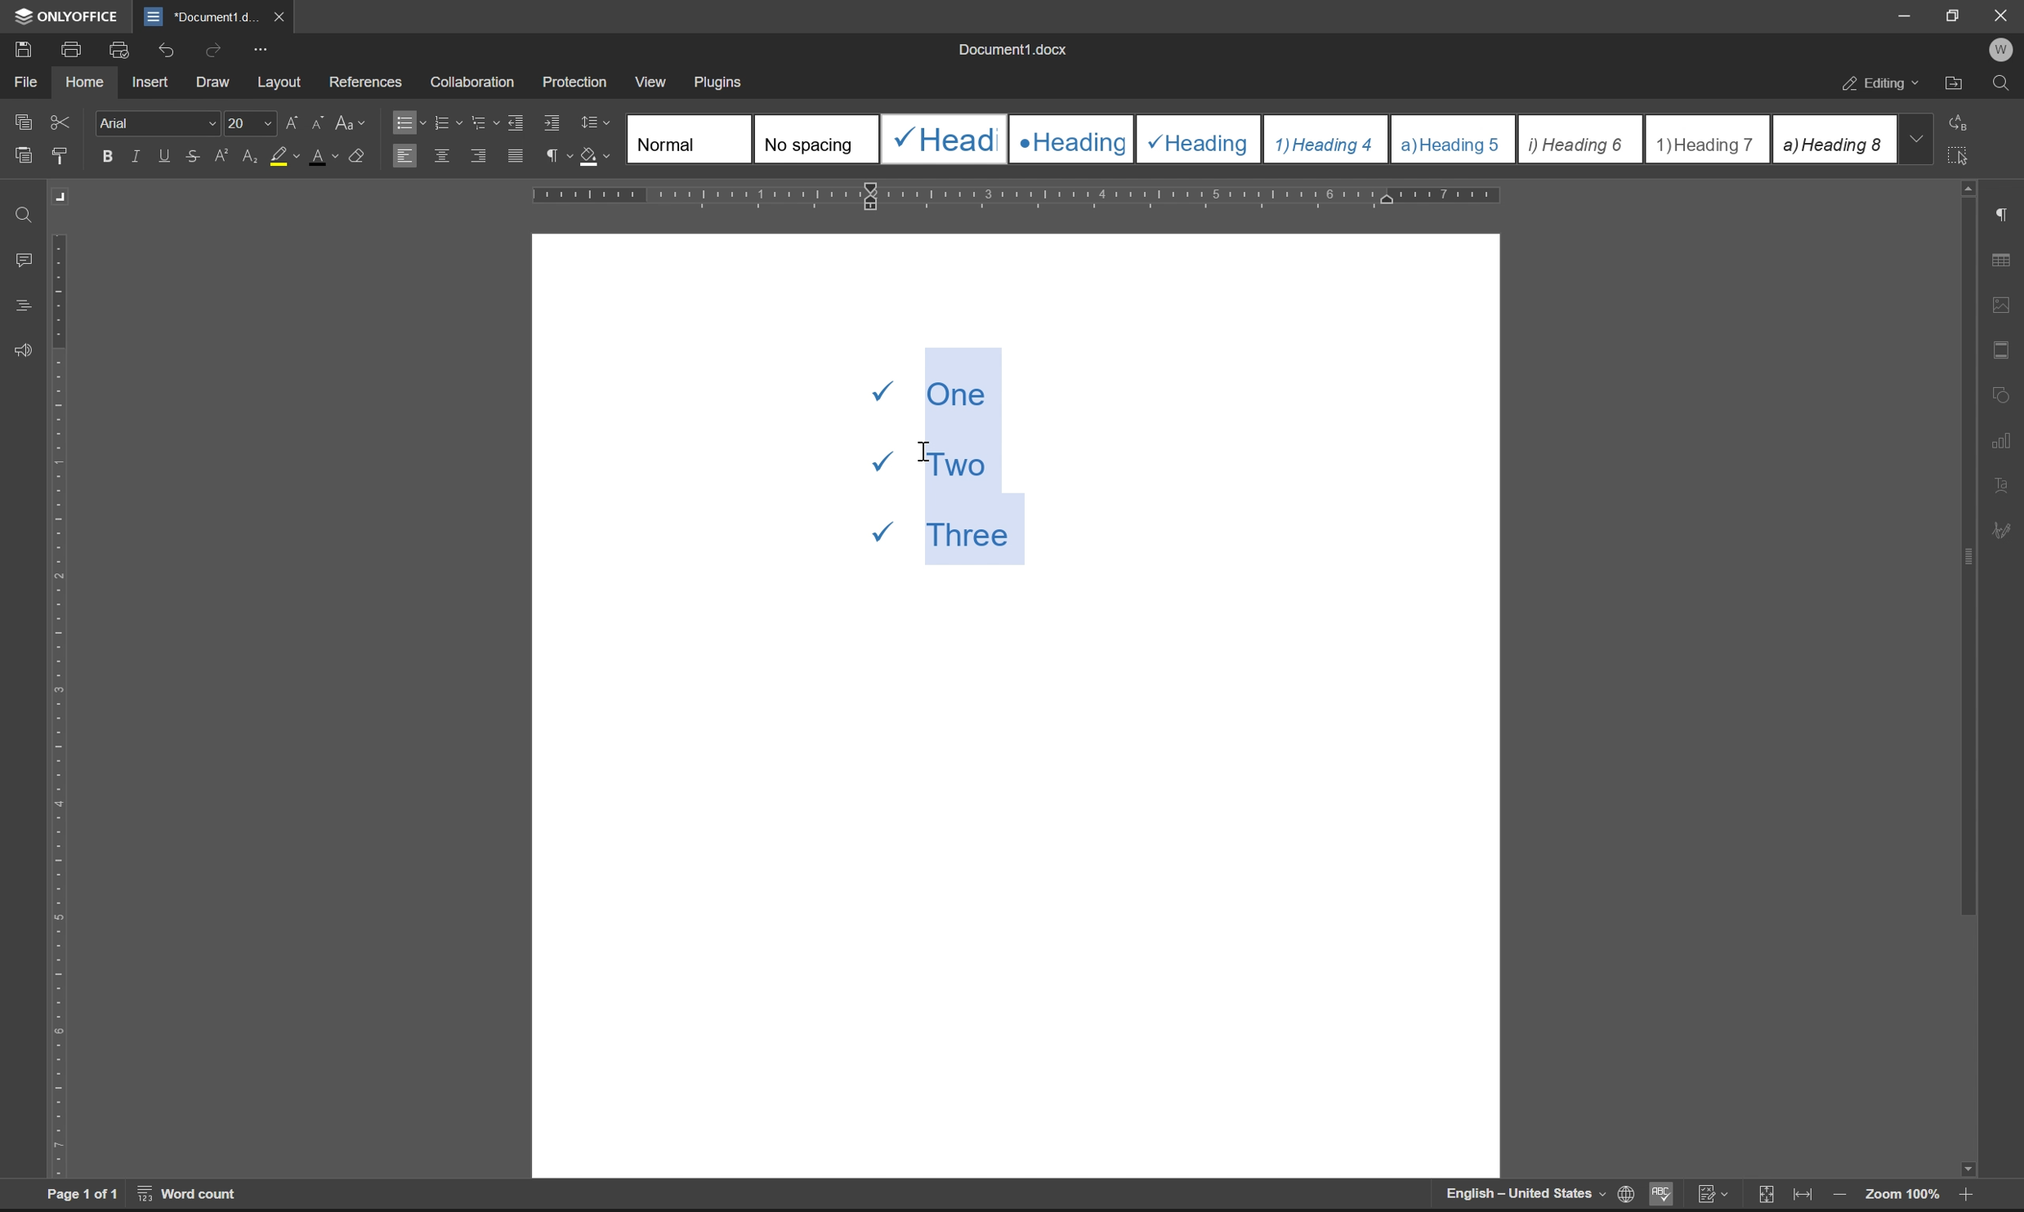 The width and height of the screenshot is (2024, 1212). Describe the element at coordinates (1962, 154) in the screenshot. I see `select all` at that location.